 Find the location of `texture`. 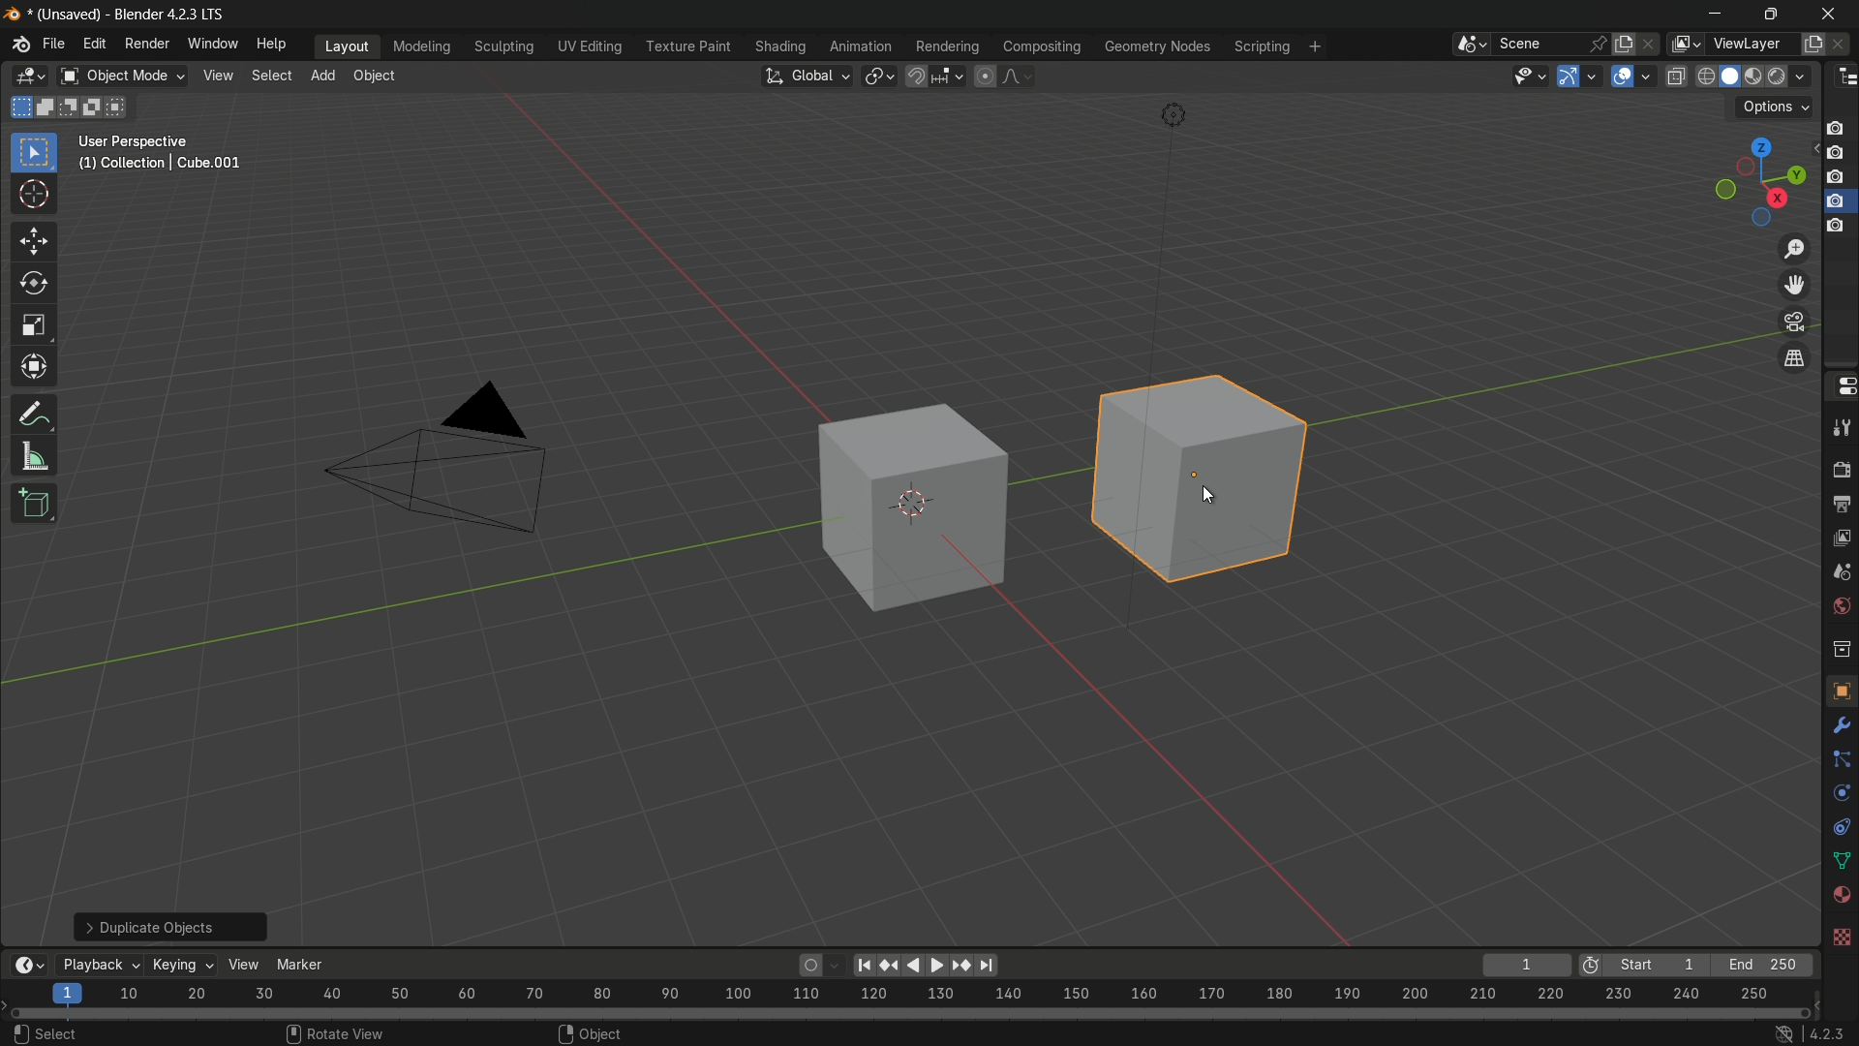

texture is located at coordinates (1842, 938).